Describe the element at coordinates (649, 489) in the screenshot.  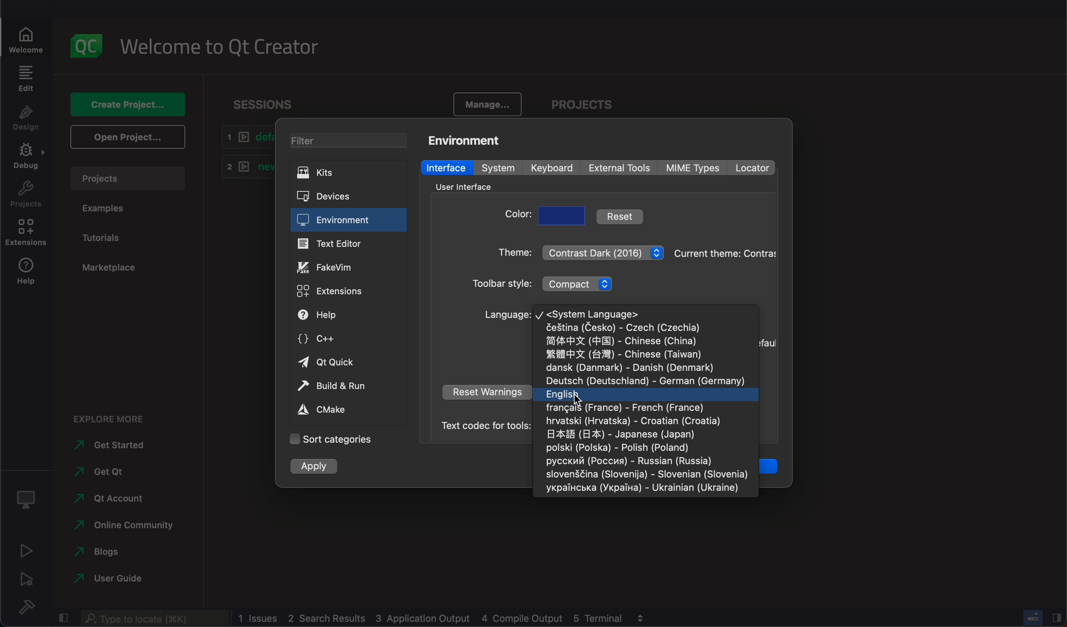
I see `ukraine` at that location.